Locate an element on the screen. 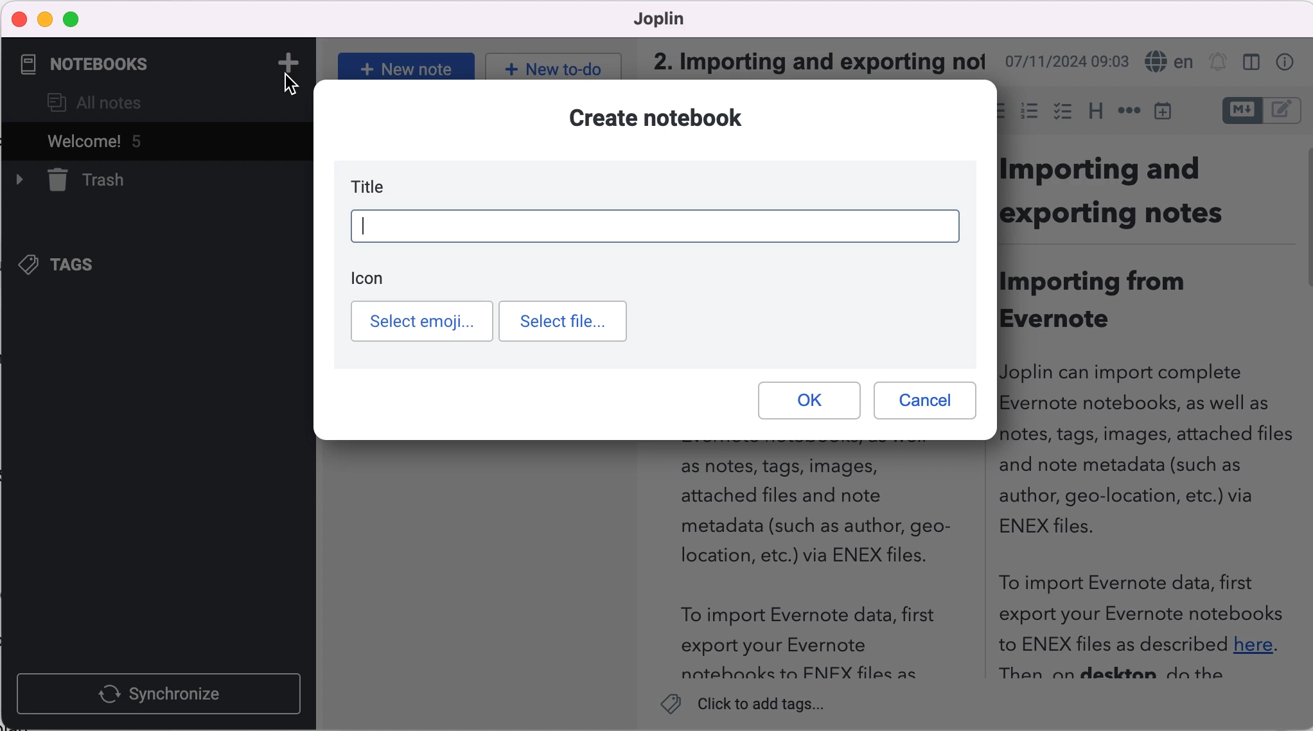 The image size is (1313, 731). minimize is located at coordinates (45, 19).